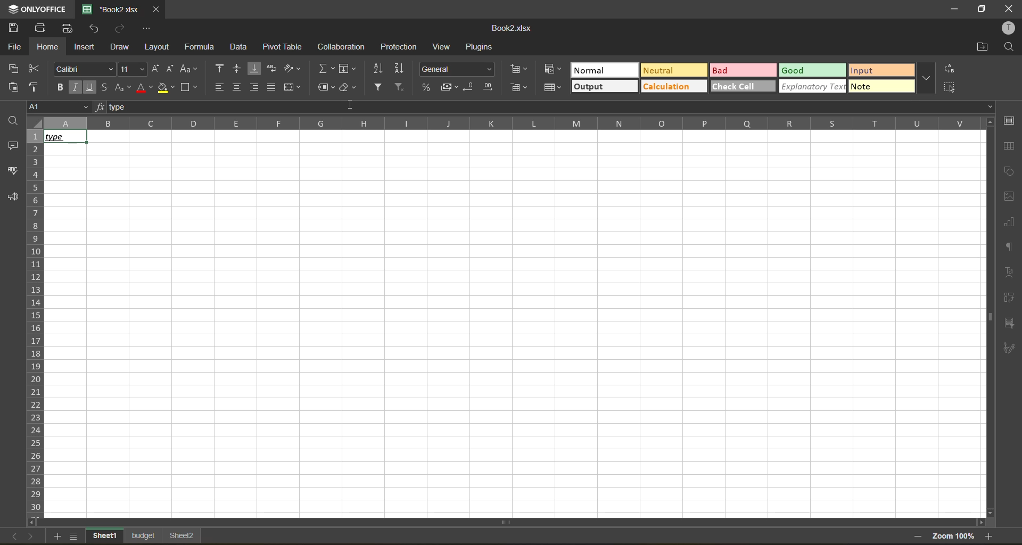 The width and height of the screenshot is (1022, 545). Describe the element at coordinates (149, 28) in the screenshot. I see `customize quick access toolbar` at that location.